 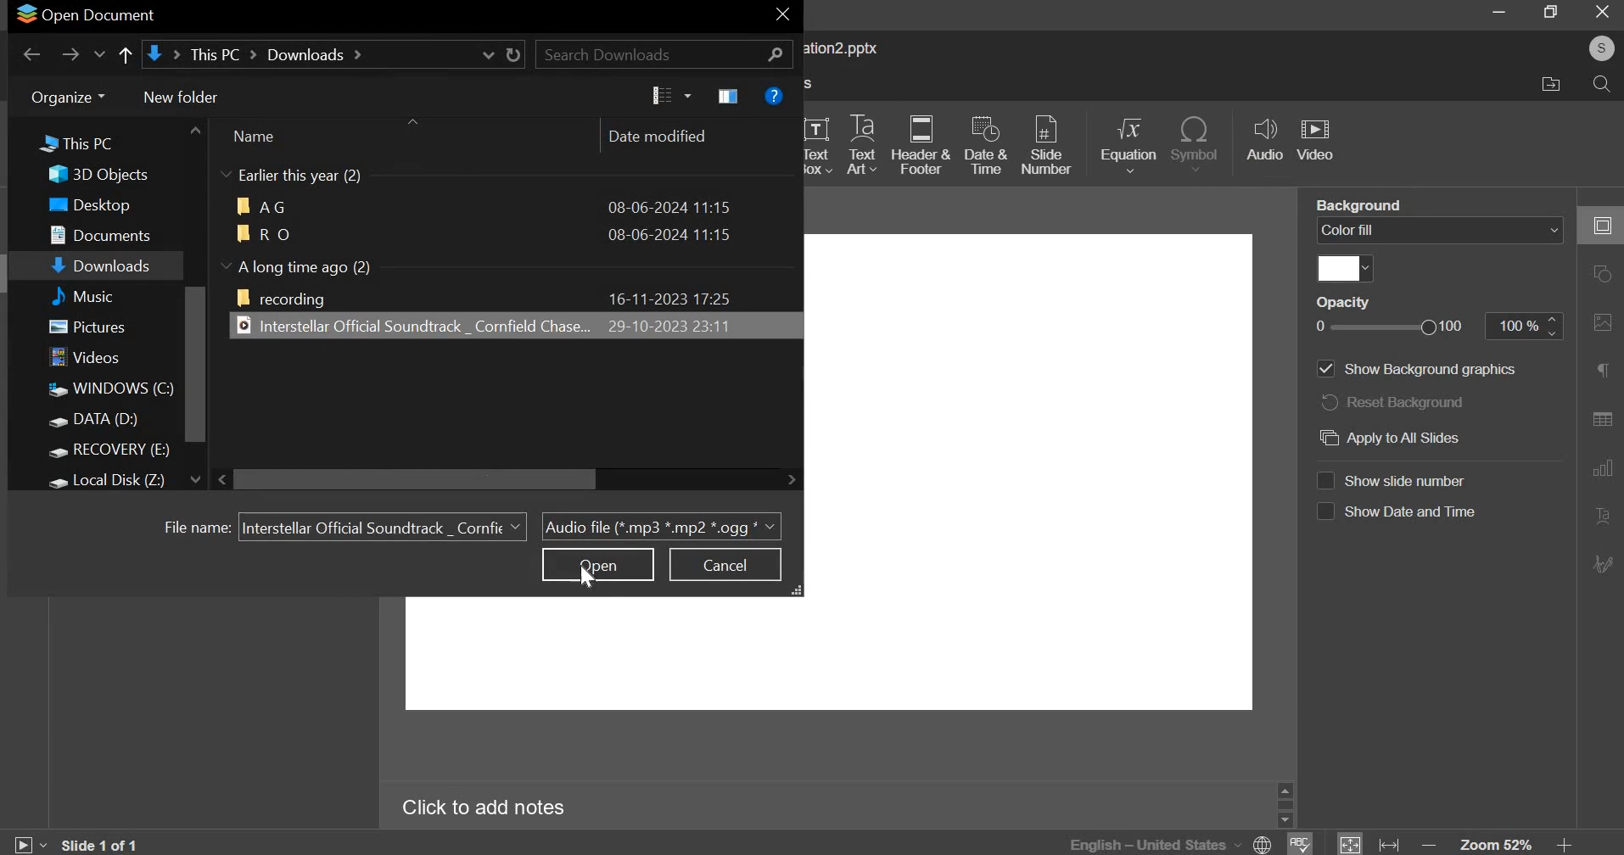 I want to click on creation date, so click(x=666, y=325).